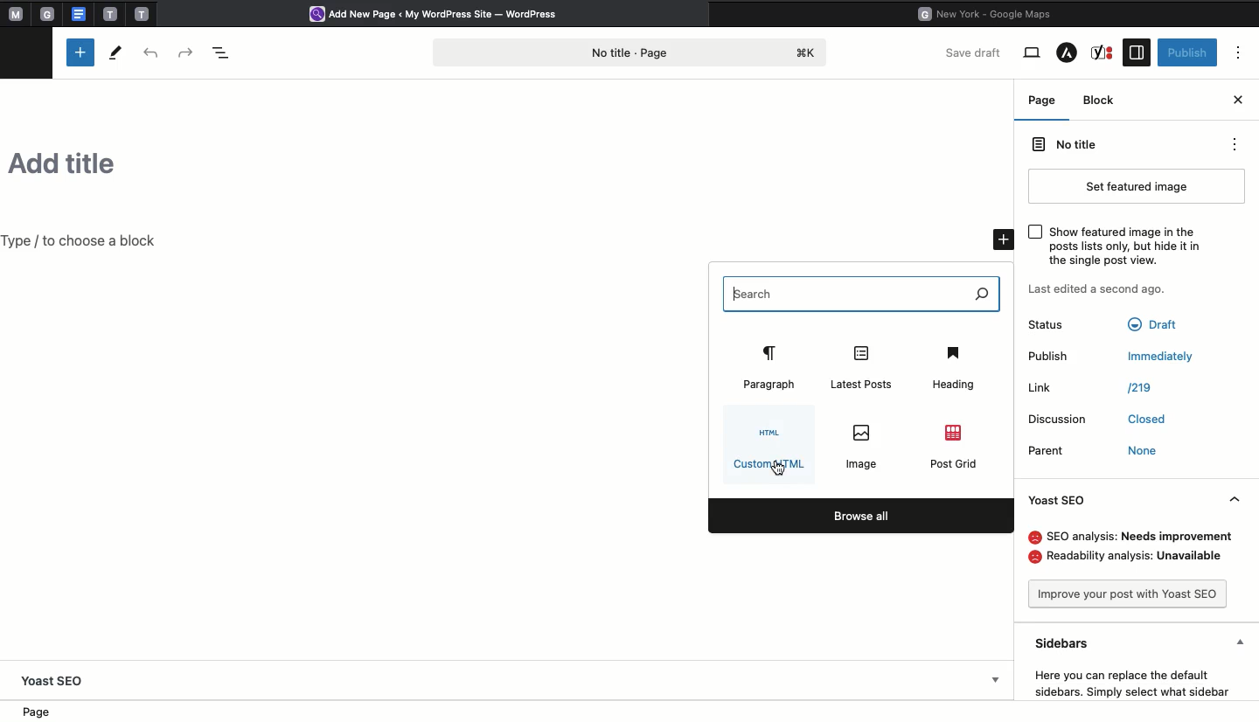 This screenshot has width=1259, height=722. What do you see at coordinates (50, 14) in the screenshot?
I see `tab` at bounding box center [50, 14].